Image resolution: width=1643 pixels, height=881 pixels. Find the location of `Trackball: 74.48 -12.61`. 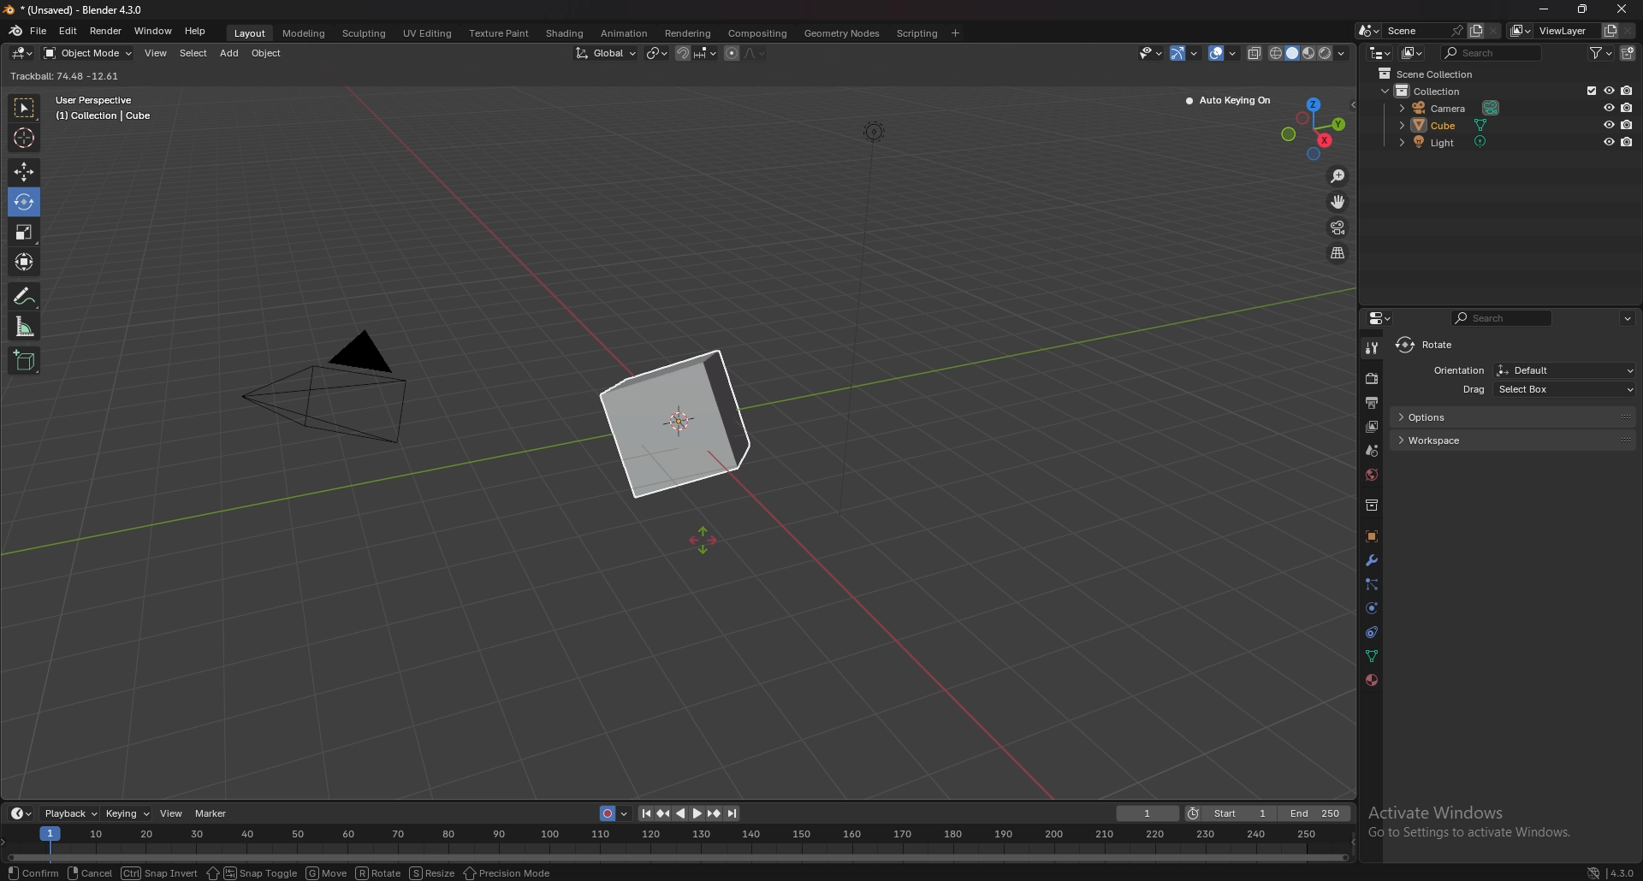

Trackball: 74.48 -12.61 is located at coordinates (69, 76).